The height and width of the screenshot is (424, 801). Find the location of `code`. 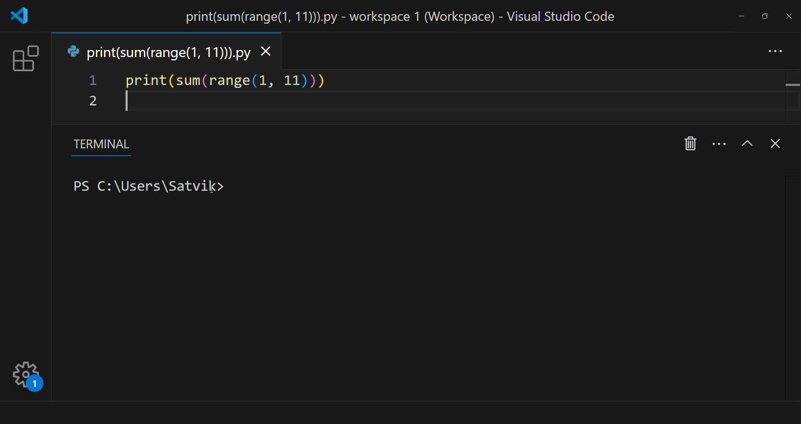

code is located at coordinates (228, 80).